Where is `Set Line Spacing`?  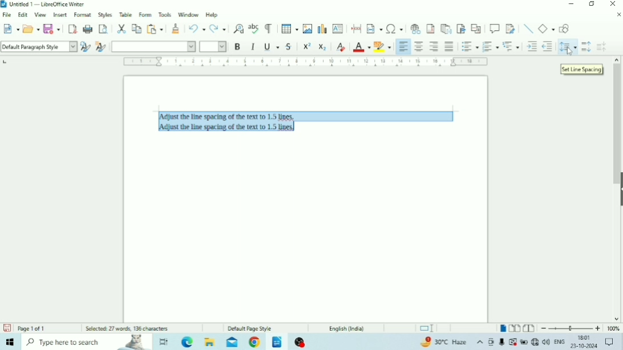
Set Line Spacing is located at coordinates (568, 47).